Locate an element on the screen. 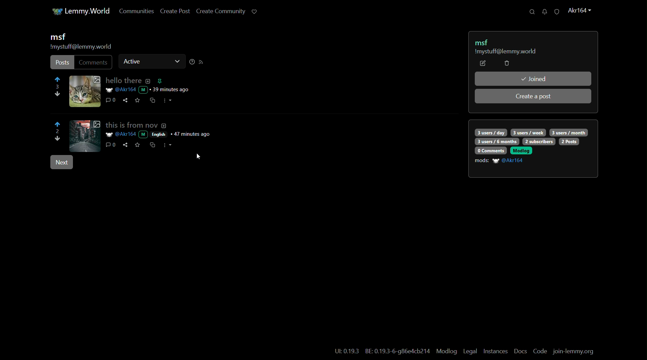  post-2 is located at coordinates (137, 125).